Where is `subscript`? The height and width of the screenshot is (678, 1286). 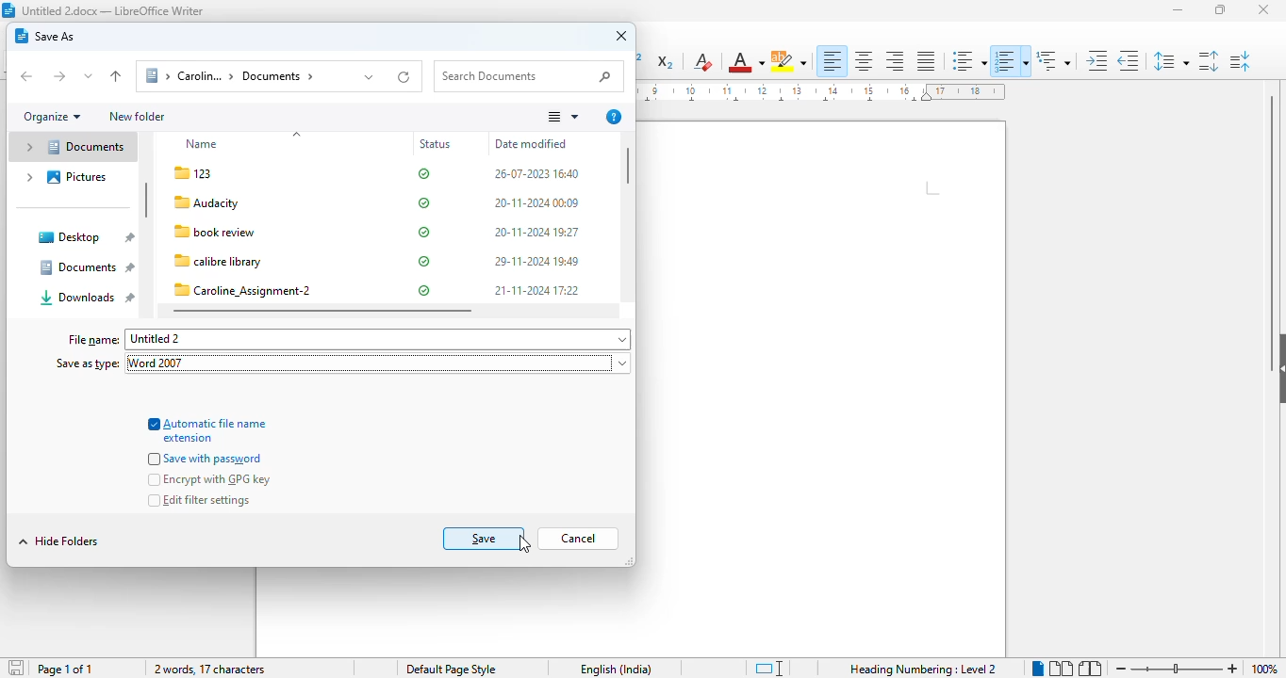 subscript is located at coordinates (667, 63).